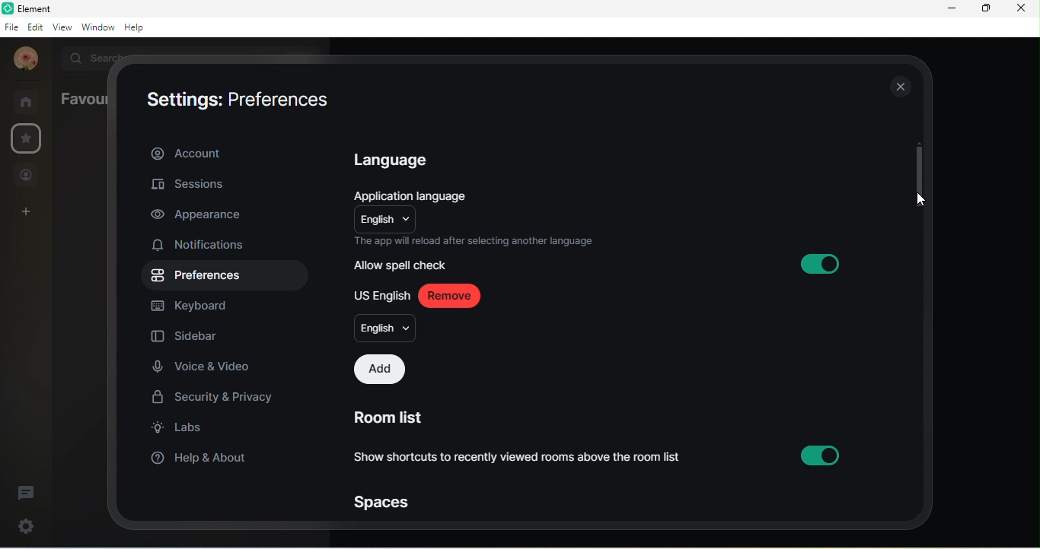  Describe the element at coordinates (455, 296) in the screenshot. I see `remove` at that location.